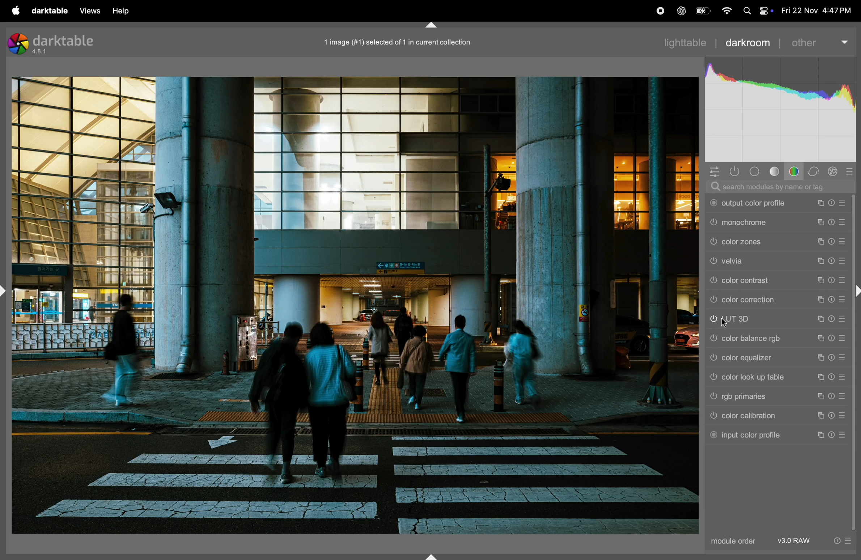  I want to click on out put color profiles, so click(759, 204).